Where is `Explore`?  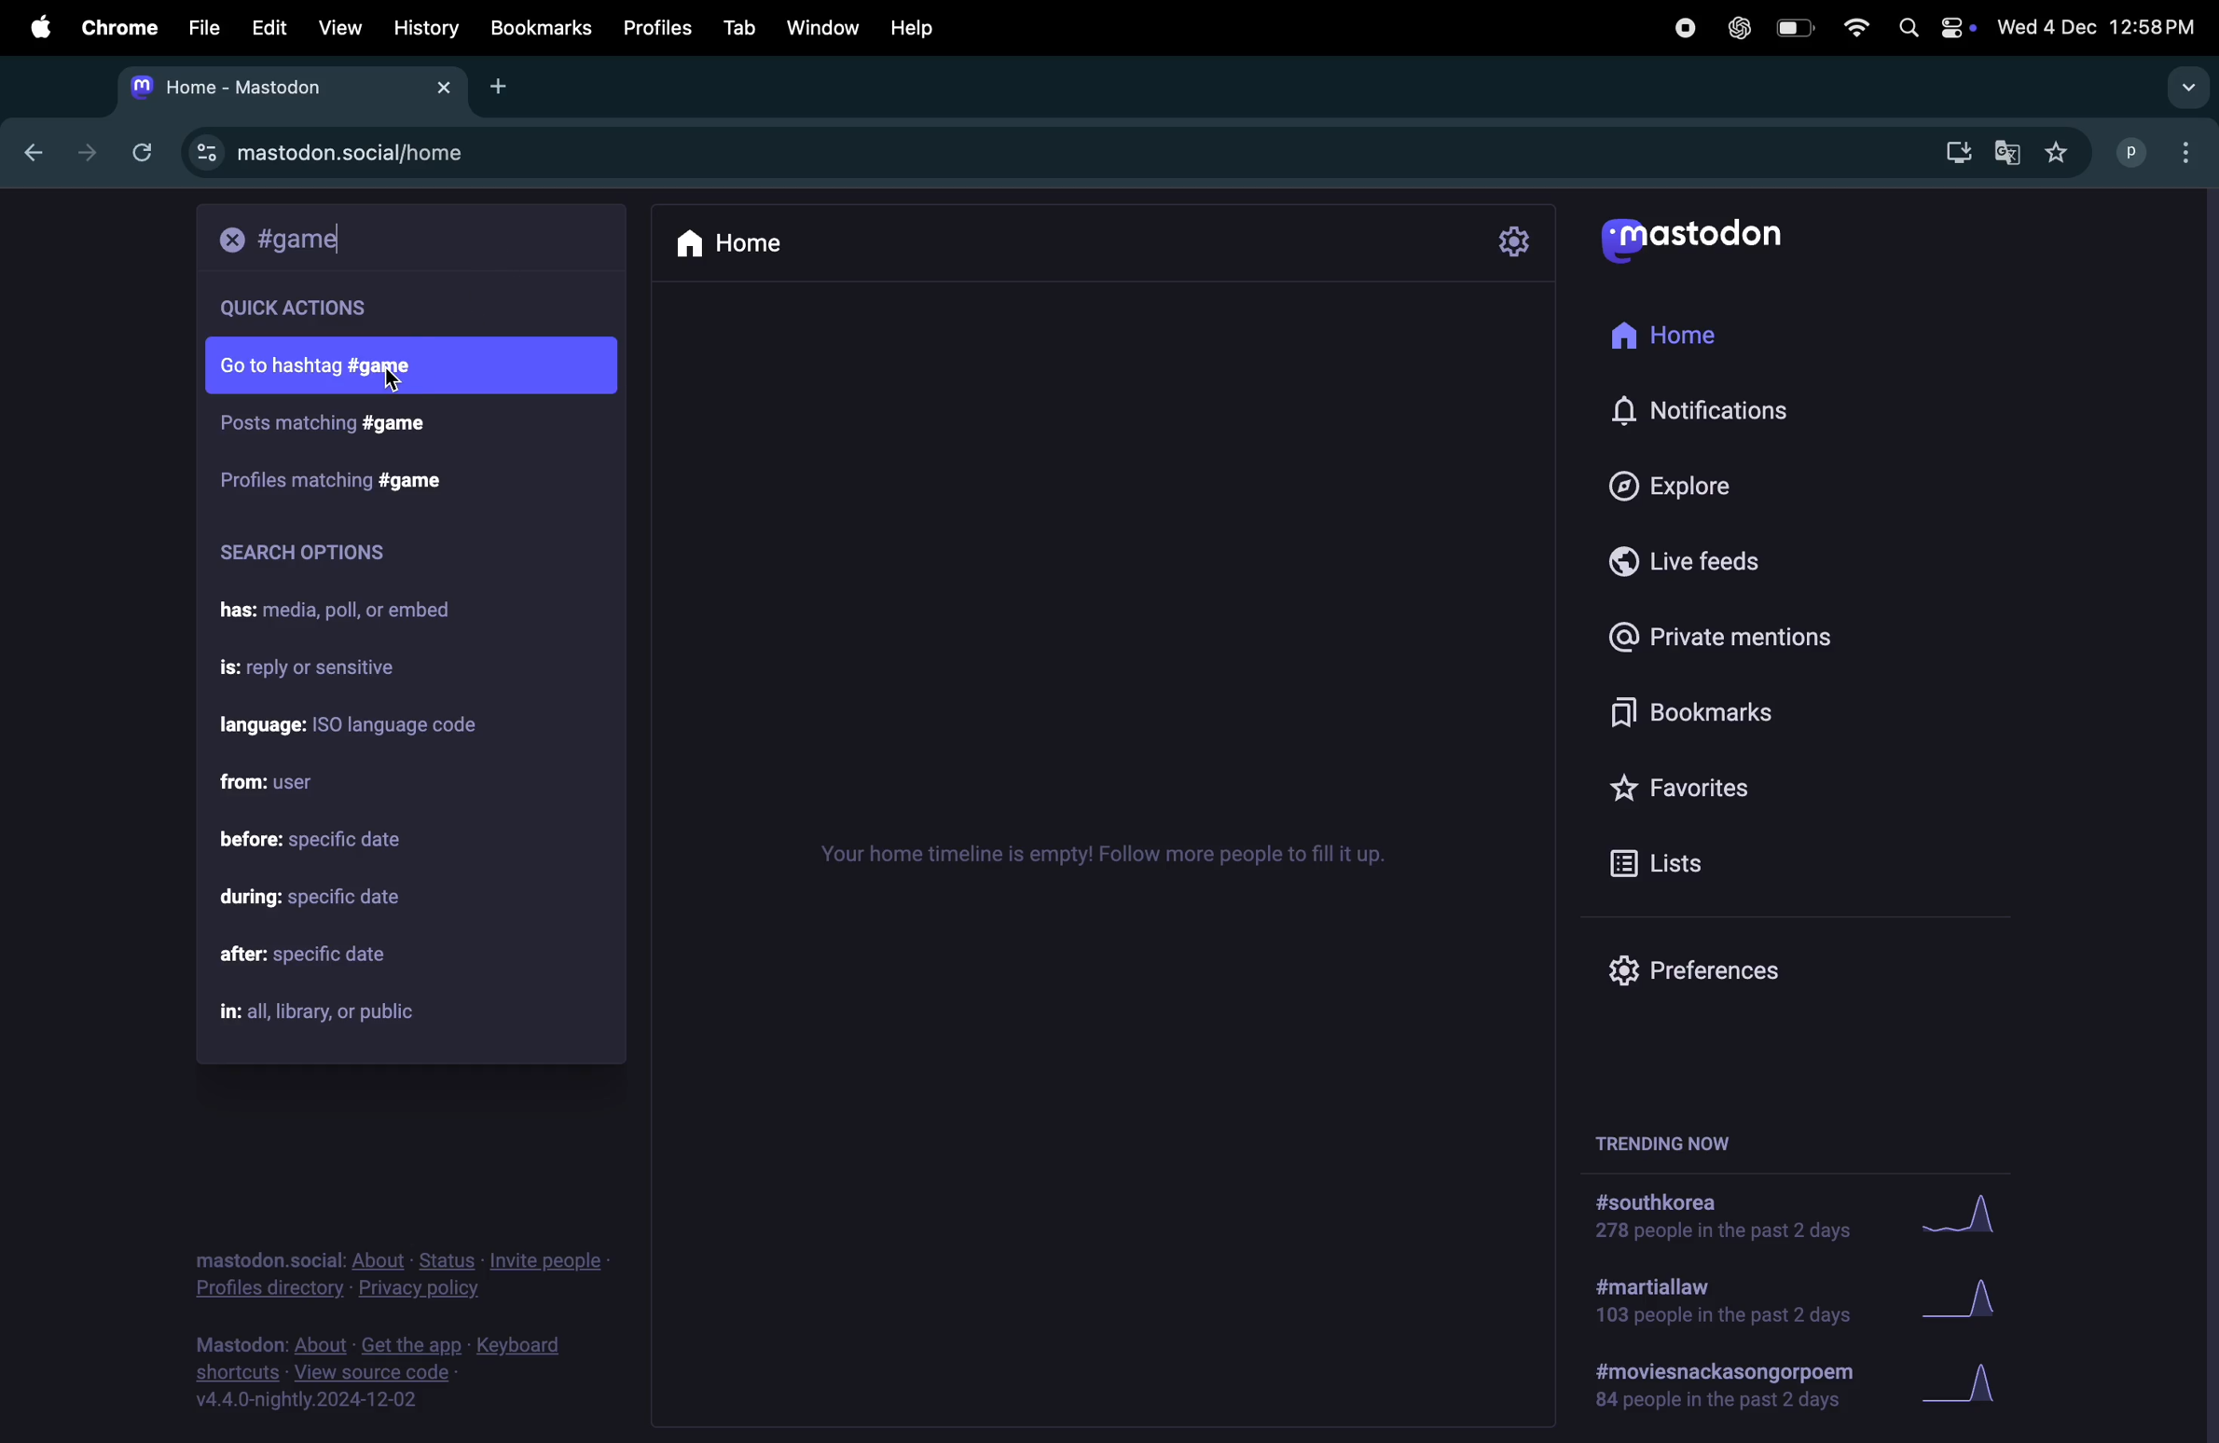
Explore is located at coordinates (1700, 488).